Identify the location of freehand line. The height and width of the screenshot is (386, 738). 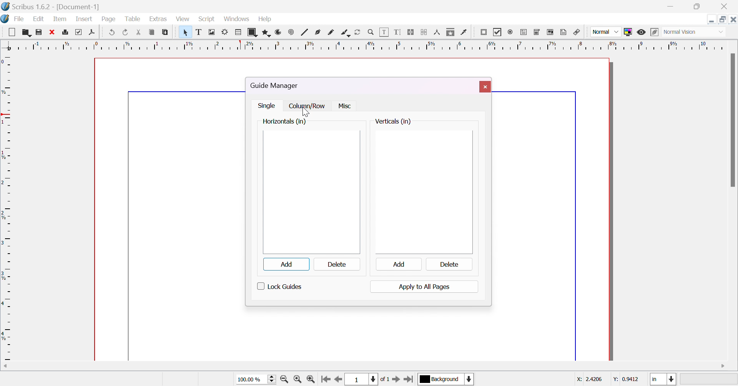
(332, 33).